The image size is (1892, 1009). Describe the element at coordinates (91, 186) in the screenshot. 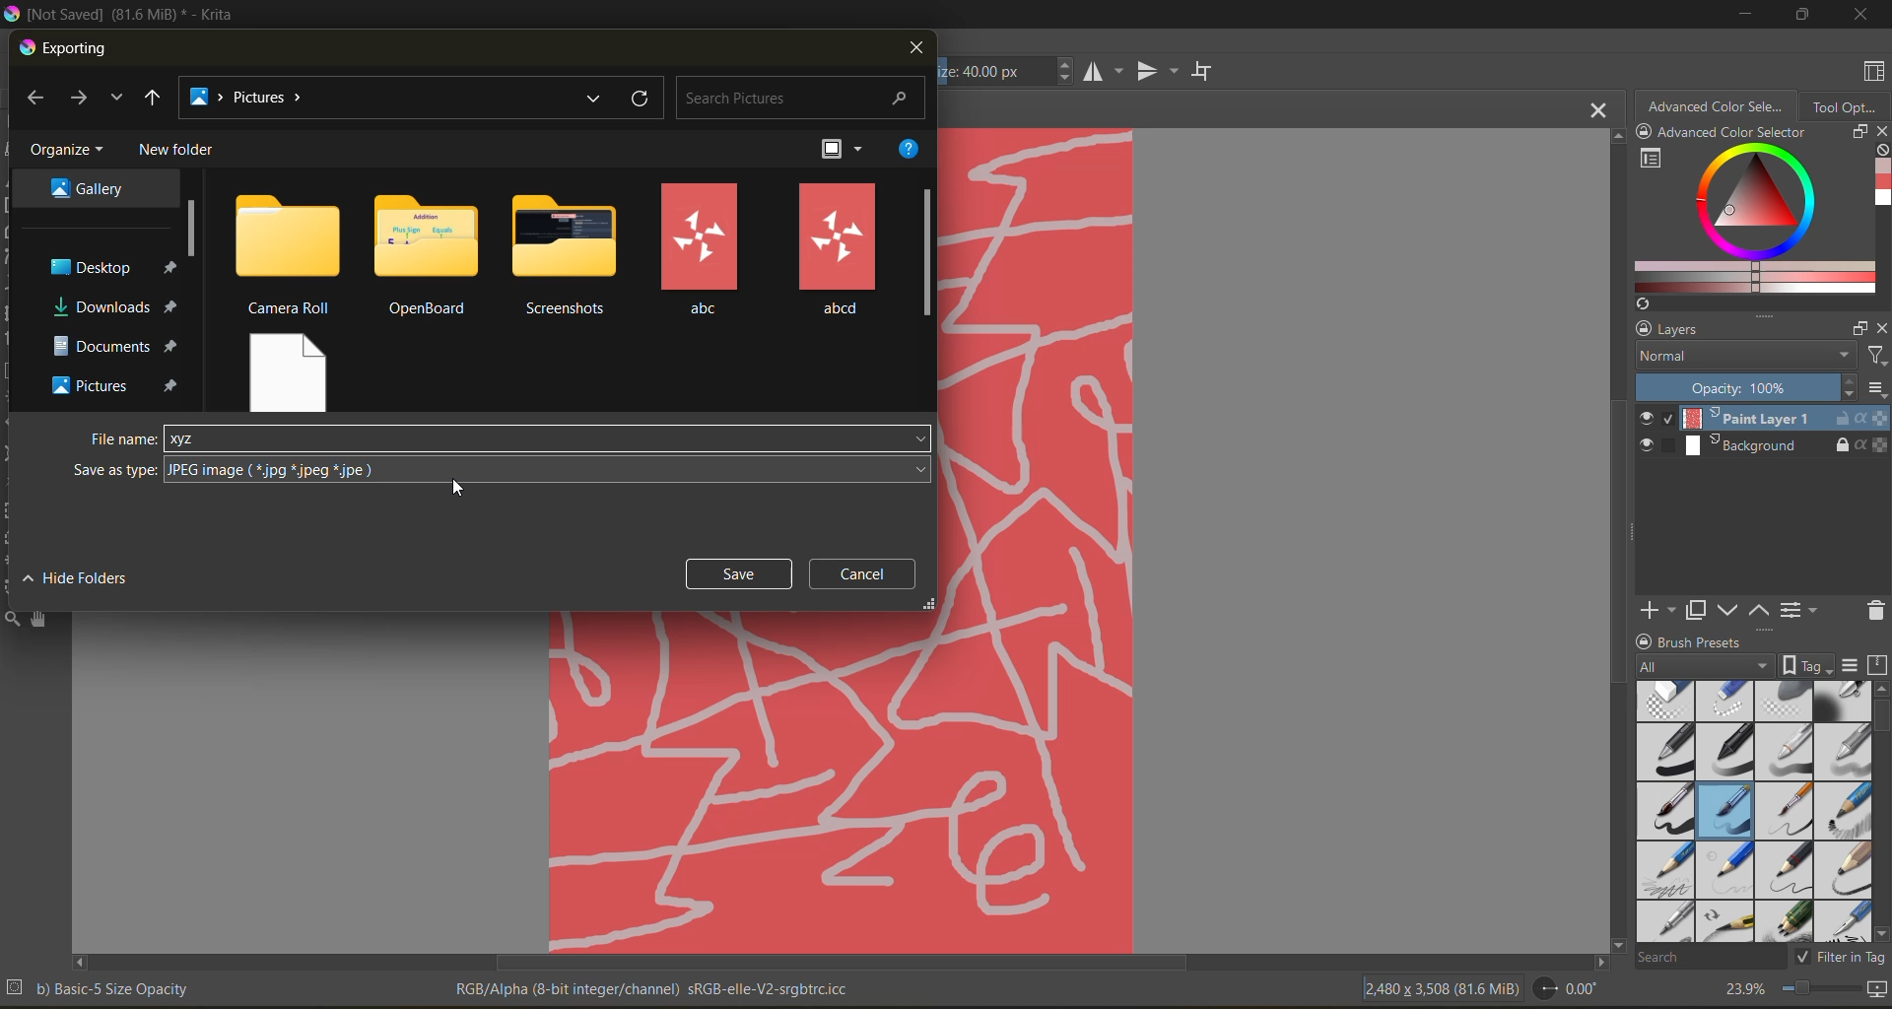

I see `folder destination` at that location.